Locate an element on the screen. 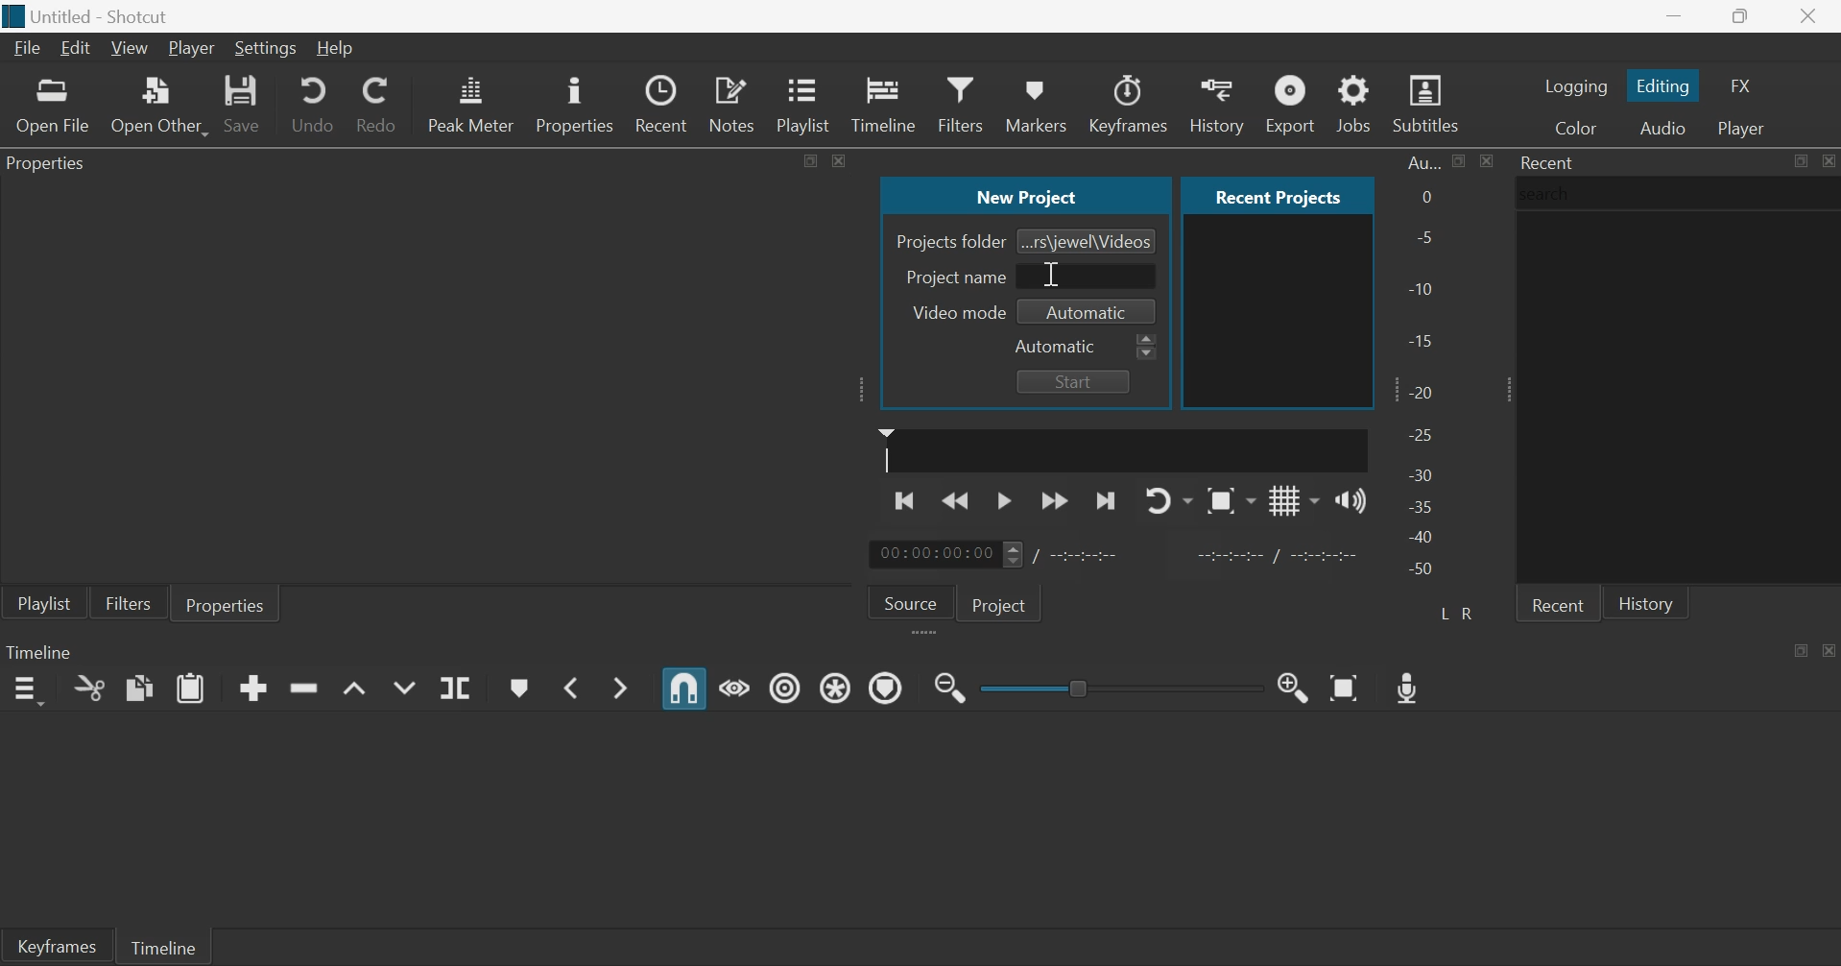 This screenshot has height=966, width=1841. Snap is located at coordinates (684, 688).